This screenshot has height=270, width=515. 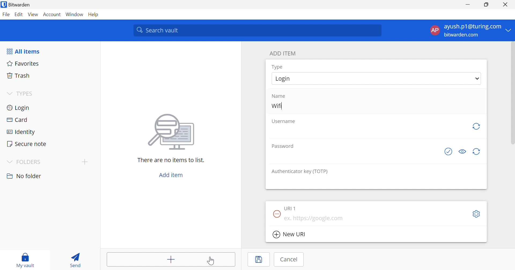 What do you see at coordinates (30, 162) in the screenshot?
I see `FOLDERS` at bounding box center [30, 162].